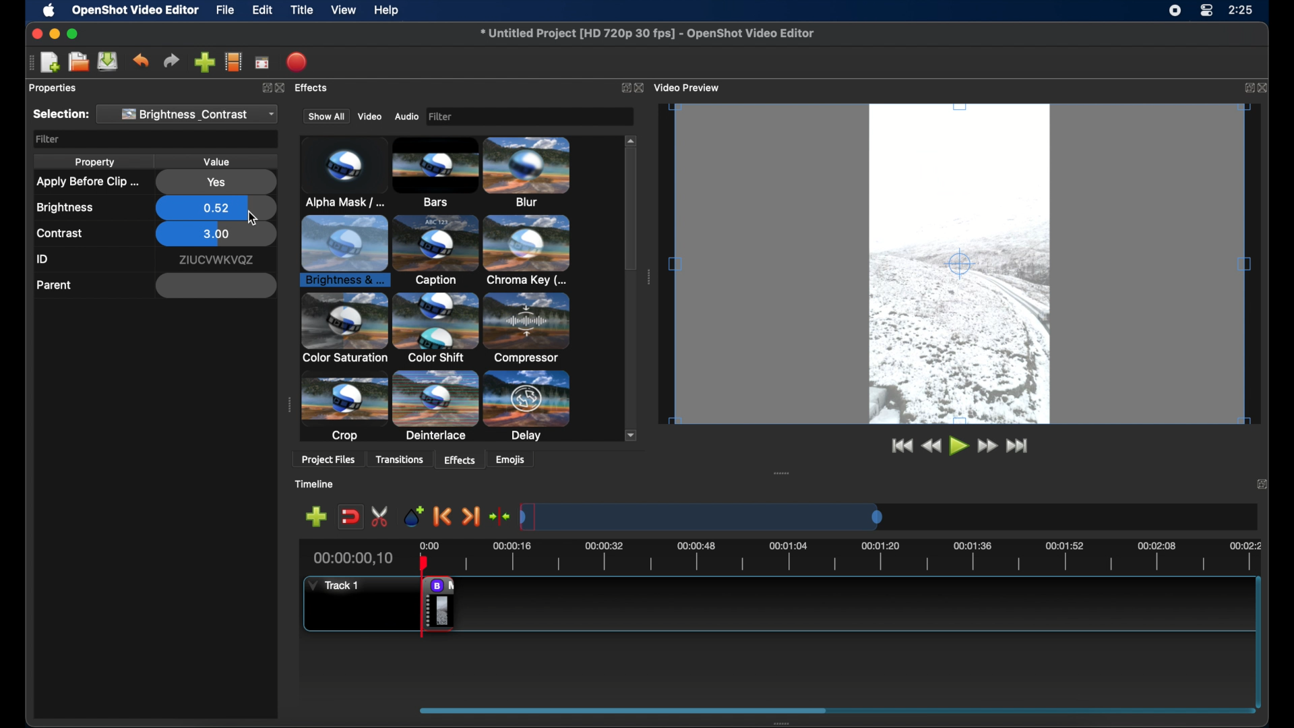 Image resolution: width=1294 pixels, height=728 pixels. I want to click on empty field, so click(216, 286).